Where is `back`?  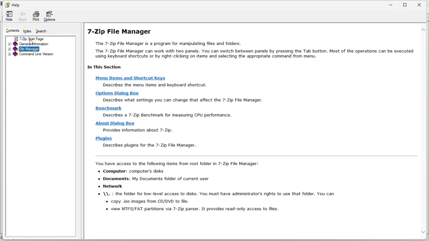 back is located at coordinates (21, 17).